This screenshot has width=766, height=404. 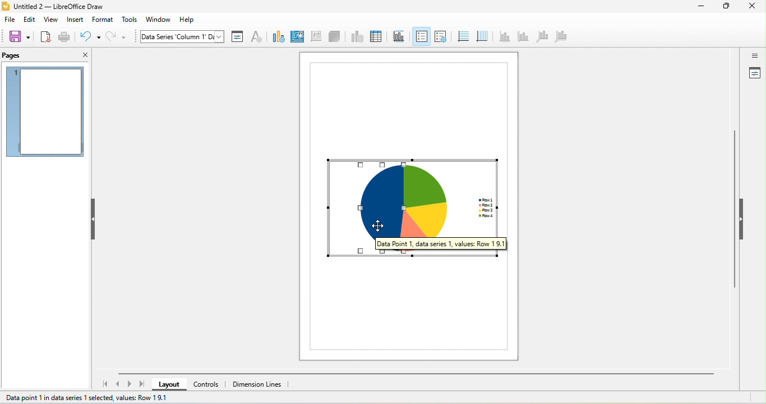 I want to click on redo, so click(x=118, y=37).